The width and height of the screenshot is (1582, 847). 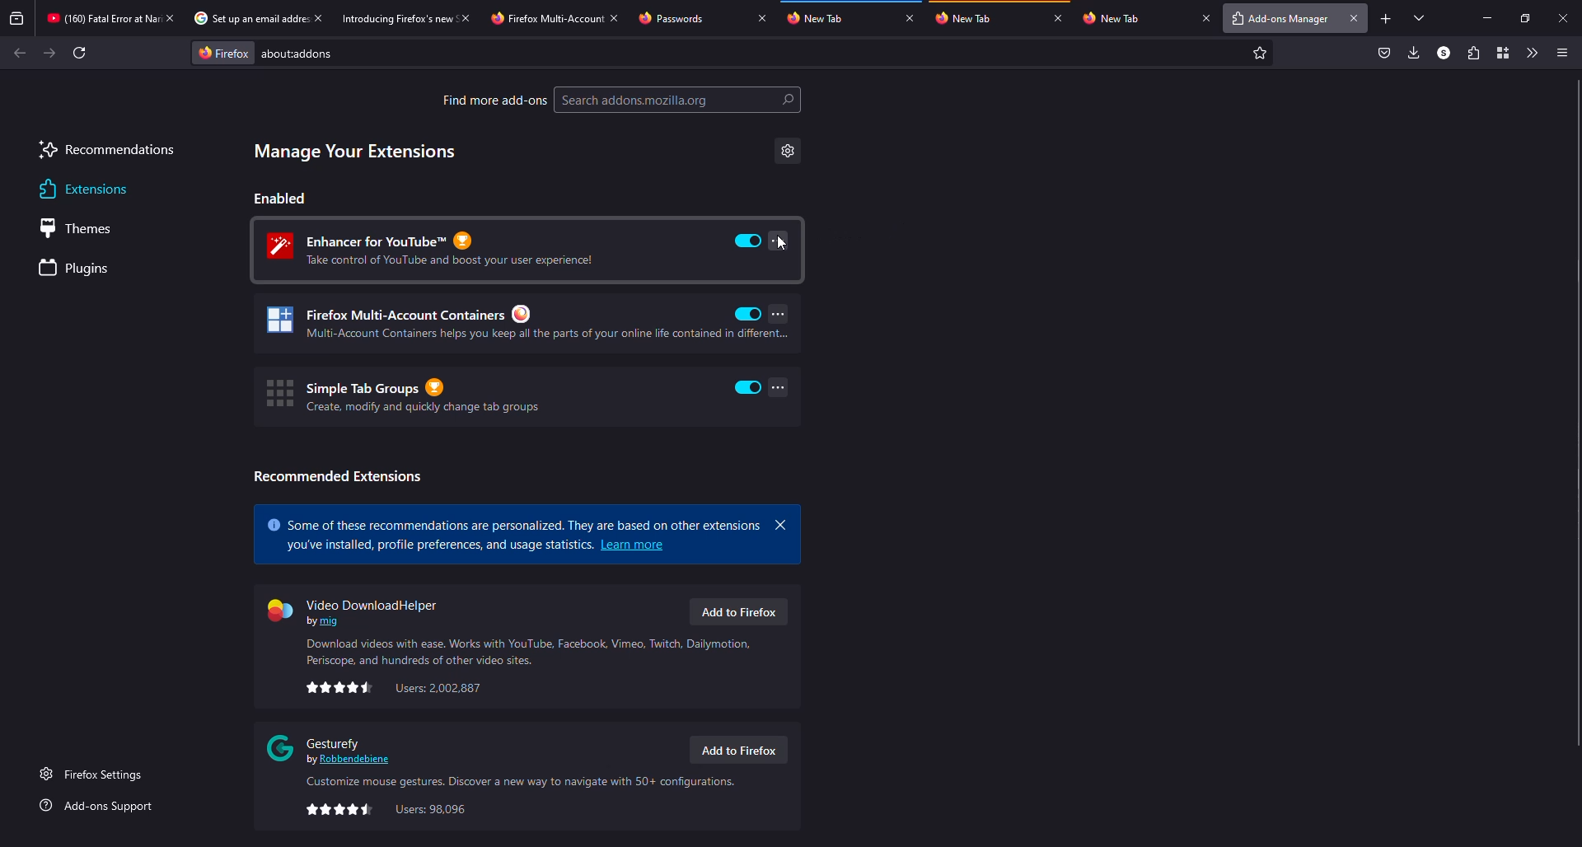 I want to click on more tools, so click(x=1529, y=53).